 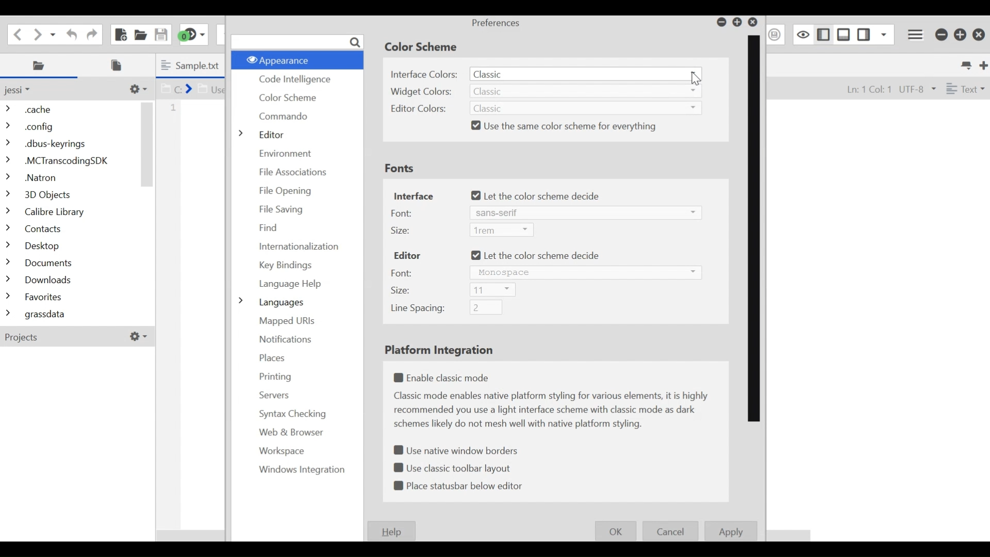 I want to click on (un)select Use Classic toolbar layout, so click(x=454, y=467).